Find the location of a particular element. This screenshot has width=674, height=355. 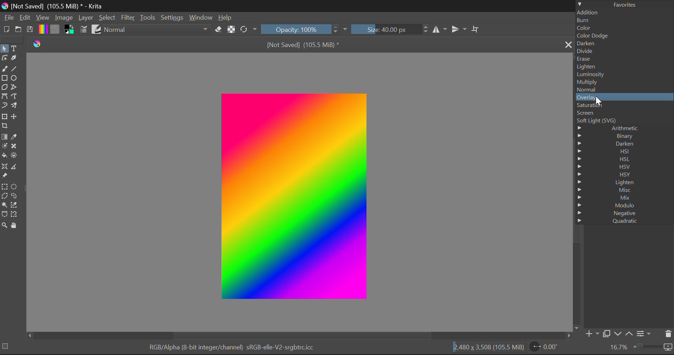

logo is located at coordinates (39, 45).